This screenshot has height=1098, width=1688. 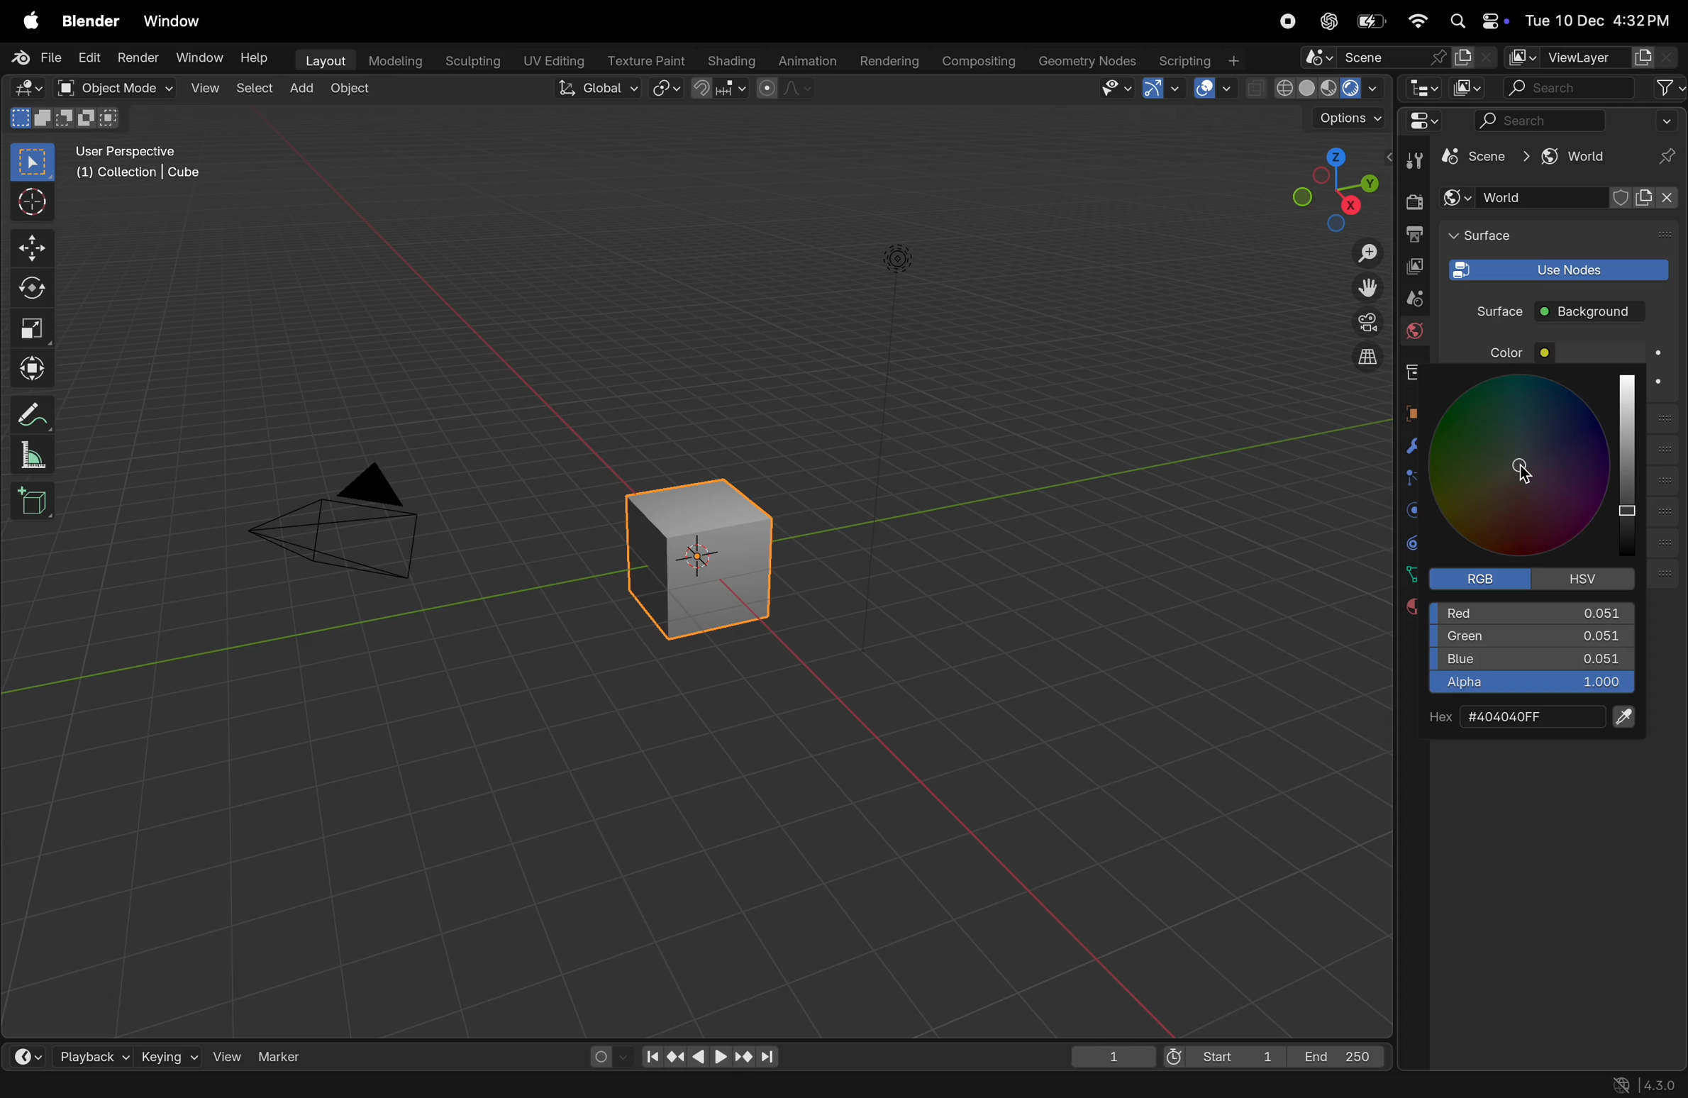 What do you see at coordinates (34, 246) in the screenshot?
I see `move` at bounding box center [34, 246].